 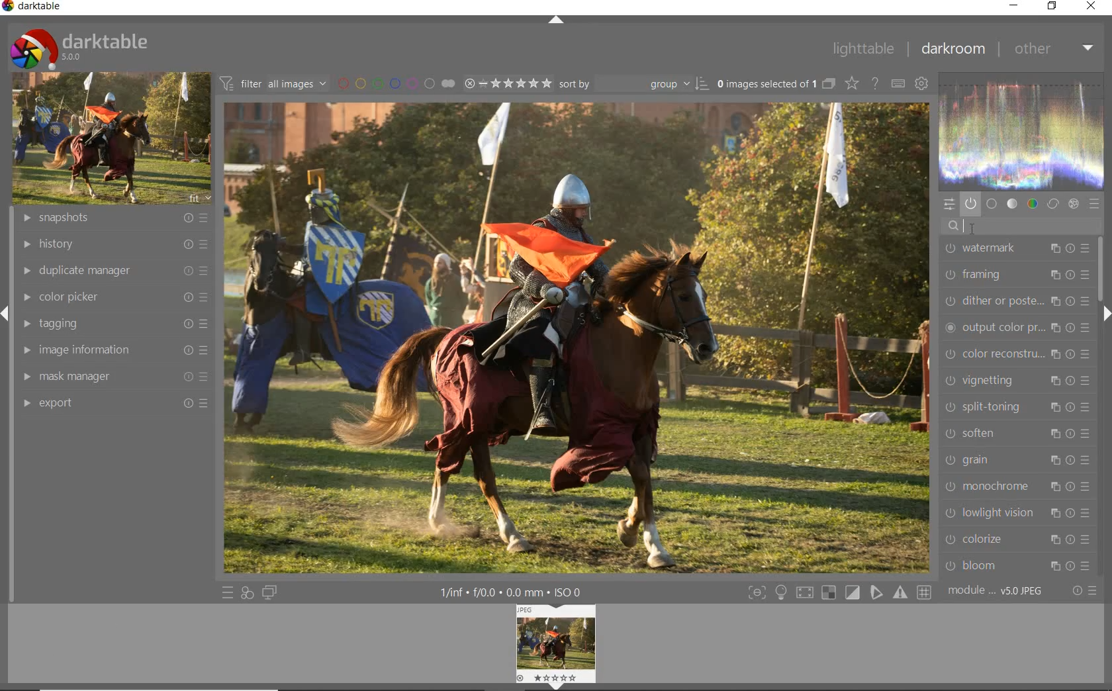 I want to click on colorize, so click(x=1018, y=539).